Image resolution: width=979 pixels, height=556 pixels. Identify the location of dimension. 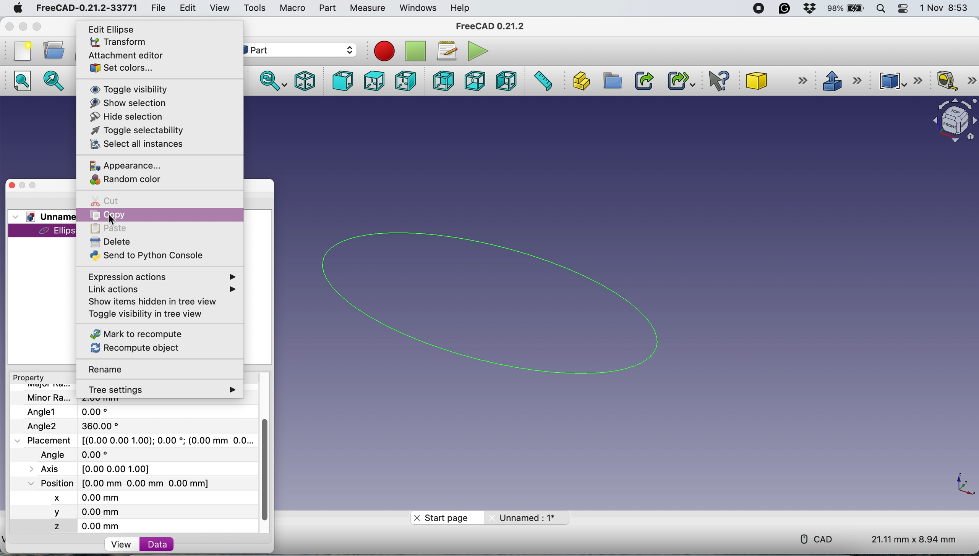
(916, 539).